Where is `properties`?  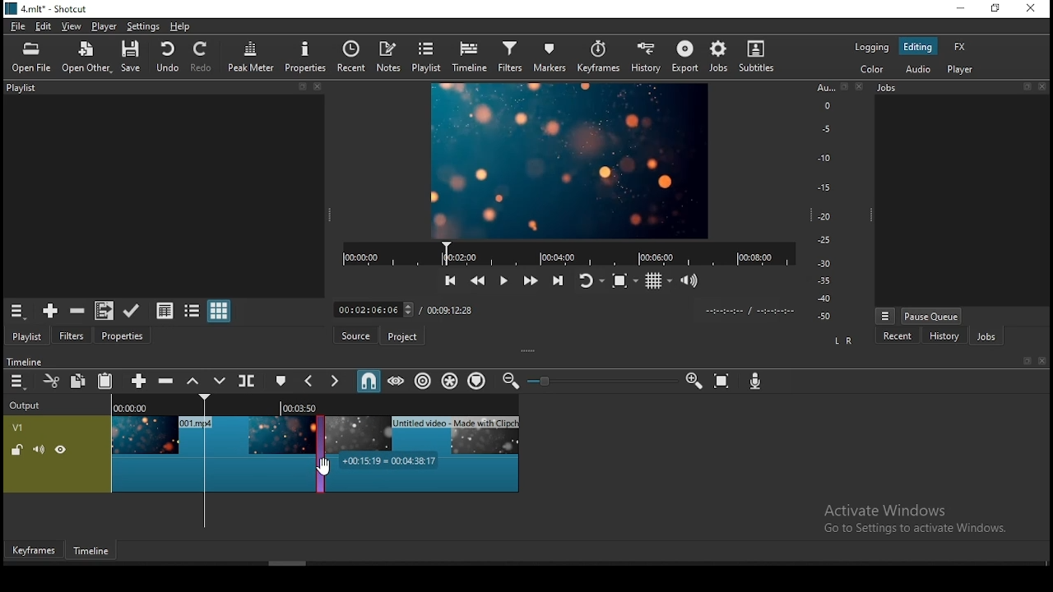 properties is located at coordinates (305, 56).